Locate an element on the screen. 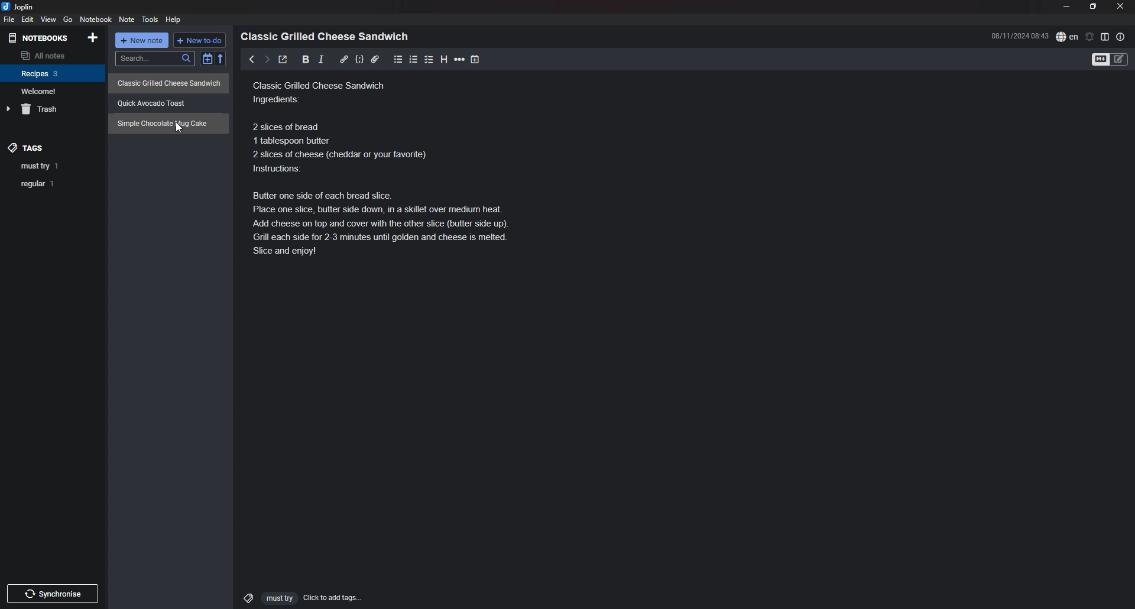  Classic Grilled Cheese Sandwich is located at coordinates (170, 82).